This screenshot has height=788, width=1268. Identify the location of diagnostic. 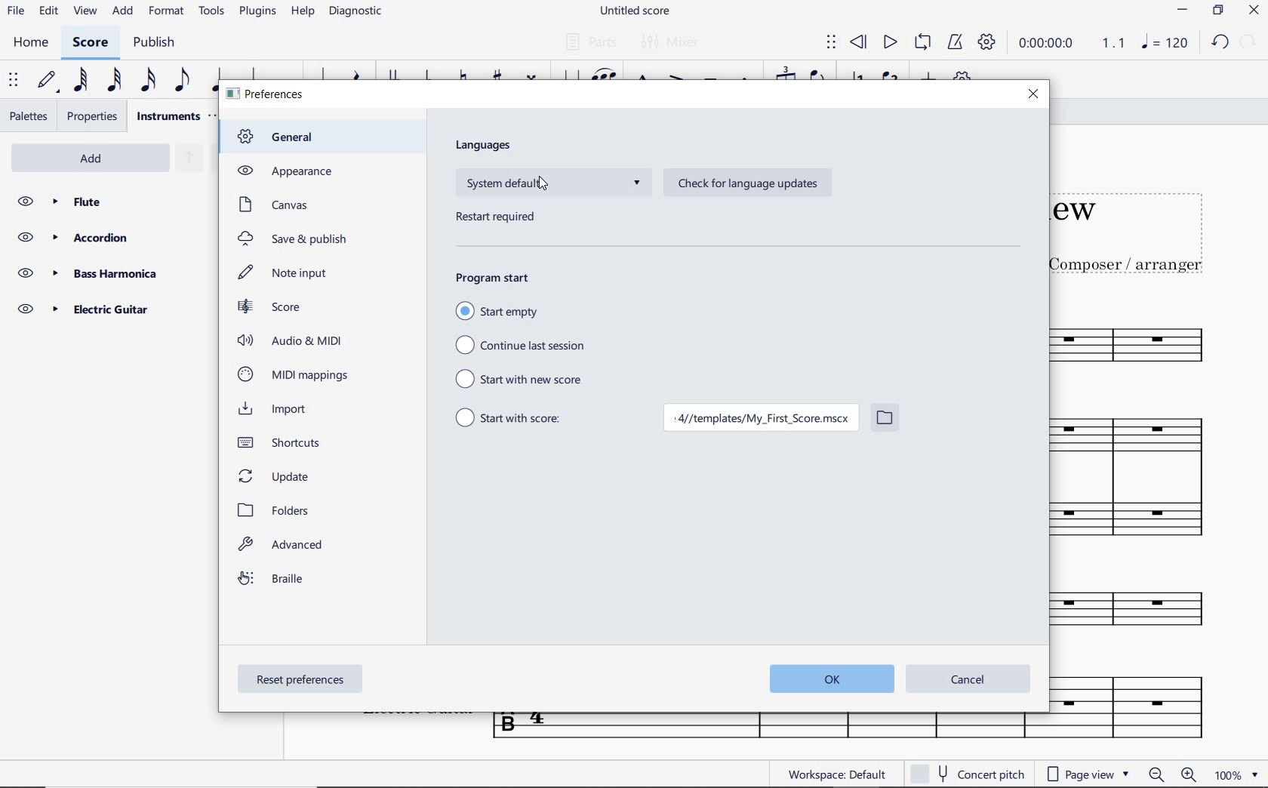
(359, 14).